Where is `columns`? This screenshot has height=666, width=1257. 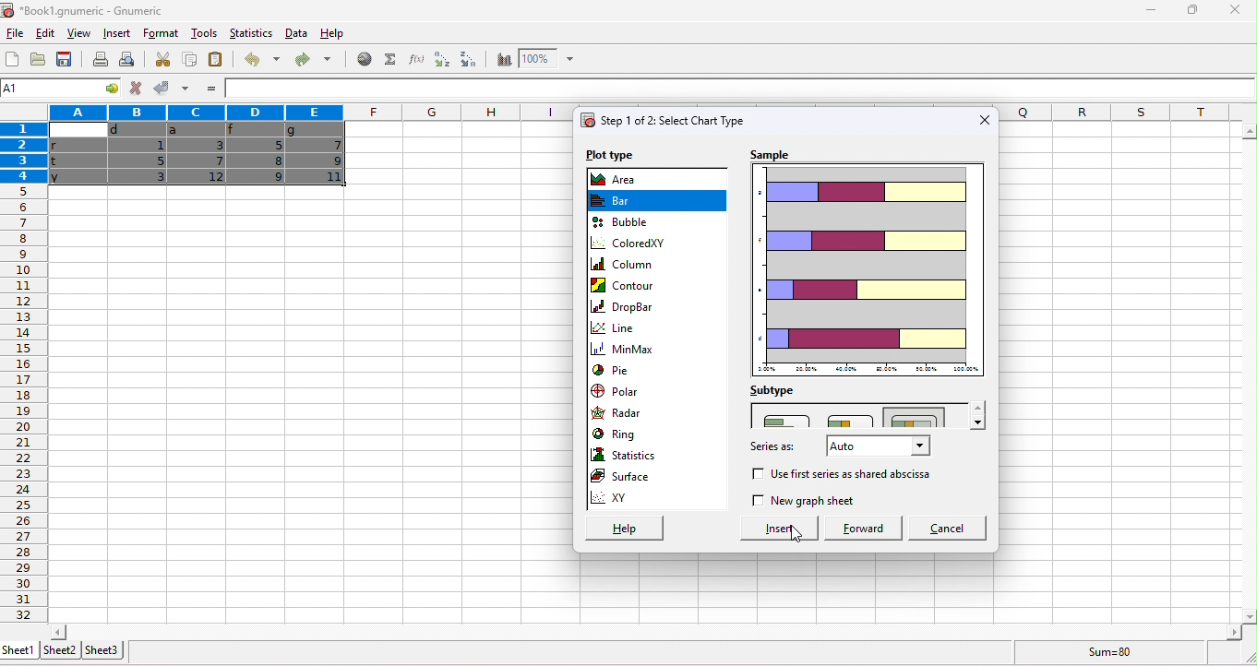 columns is located at coordinates (1115, 115).